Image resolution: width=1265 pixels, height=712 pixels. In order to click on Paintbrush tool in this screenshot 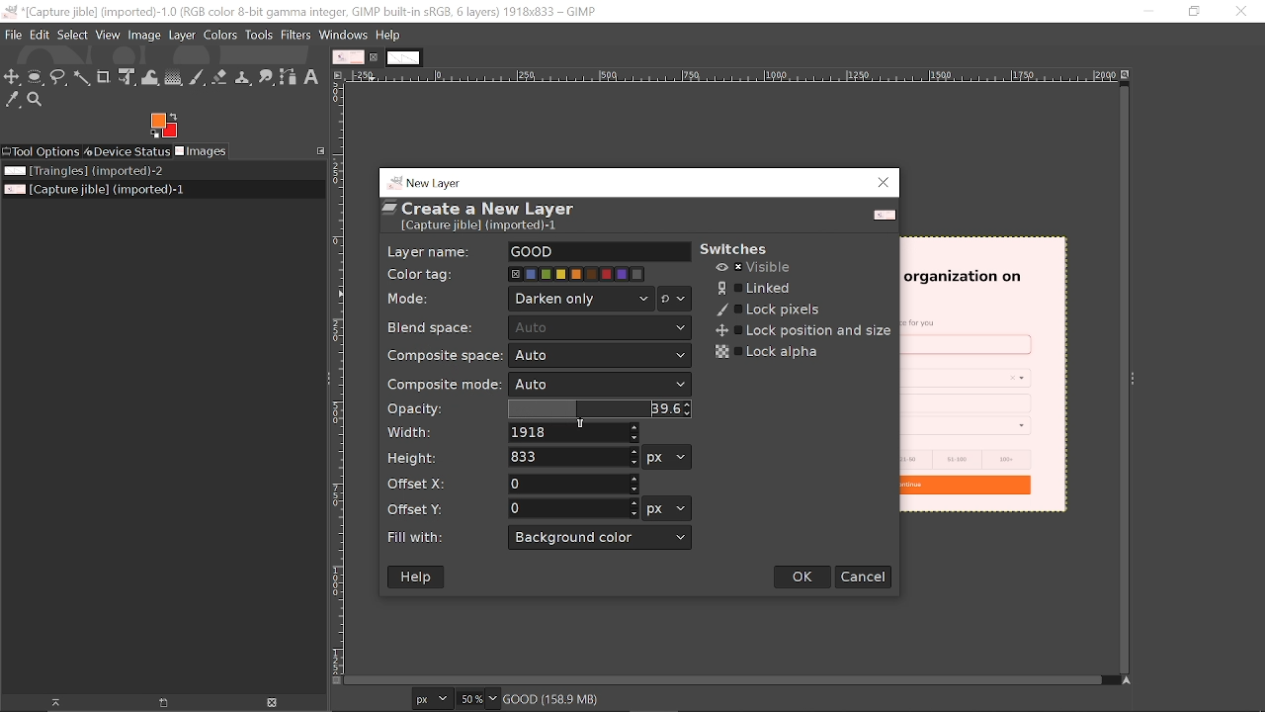, I will do `click(197, 78)`.